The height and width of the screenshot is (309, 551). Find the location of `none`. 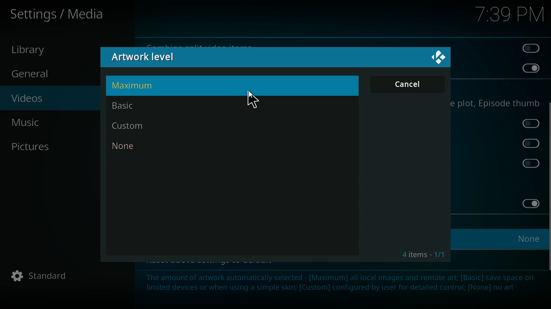

none is located at coordinates (221, 147).